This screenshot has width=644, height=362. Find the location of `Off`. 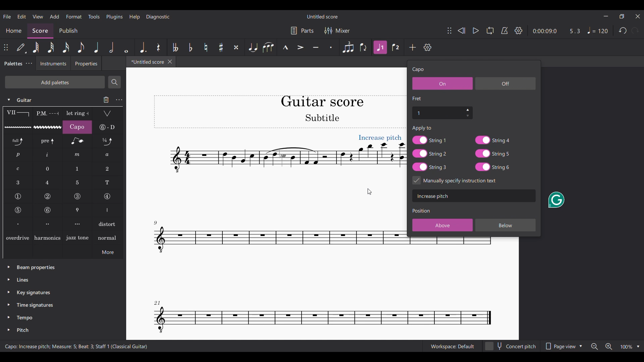

Off is located at coordinates (505, 83).